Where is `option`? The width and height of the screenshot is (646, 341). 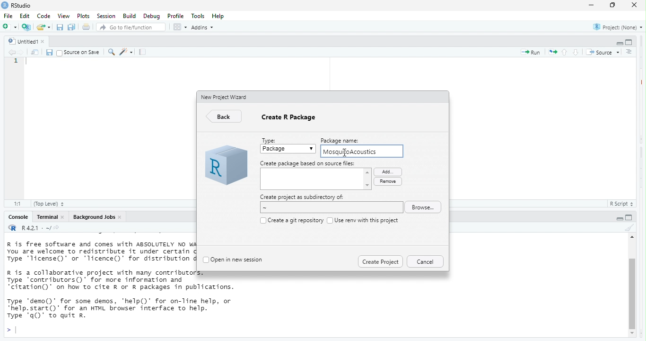
option is located at coordinates (179, 27).